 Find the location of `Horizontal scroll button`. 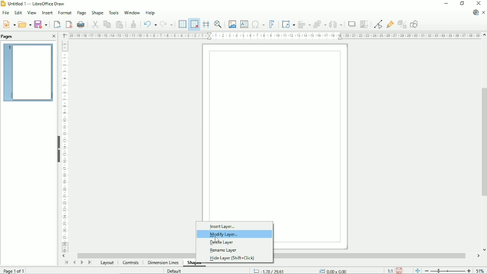

Horizontal scroll button is located at coordinates (478, 256).